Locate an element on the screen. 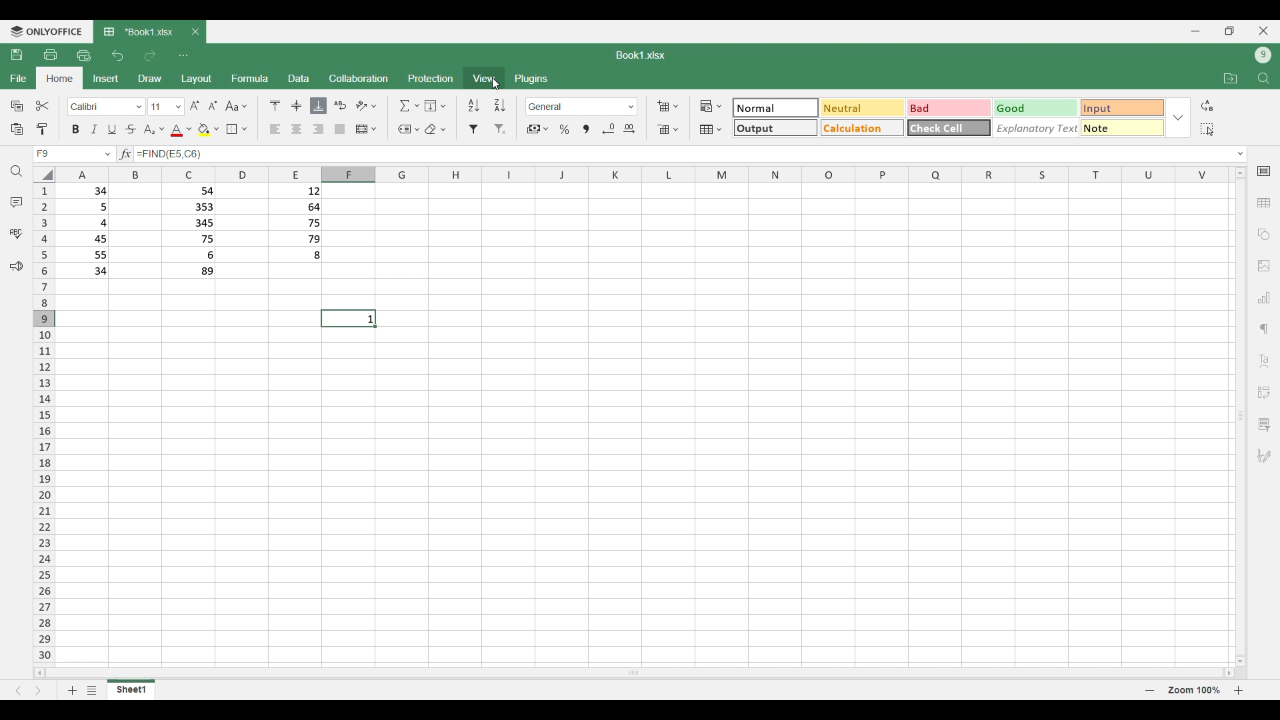 This screenshot has width=1280, height=720. Redo is located at coordinates (150, 56).